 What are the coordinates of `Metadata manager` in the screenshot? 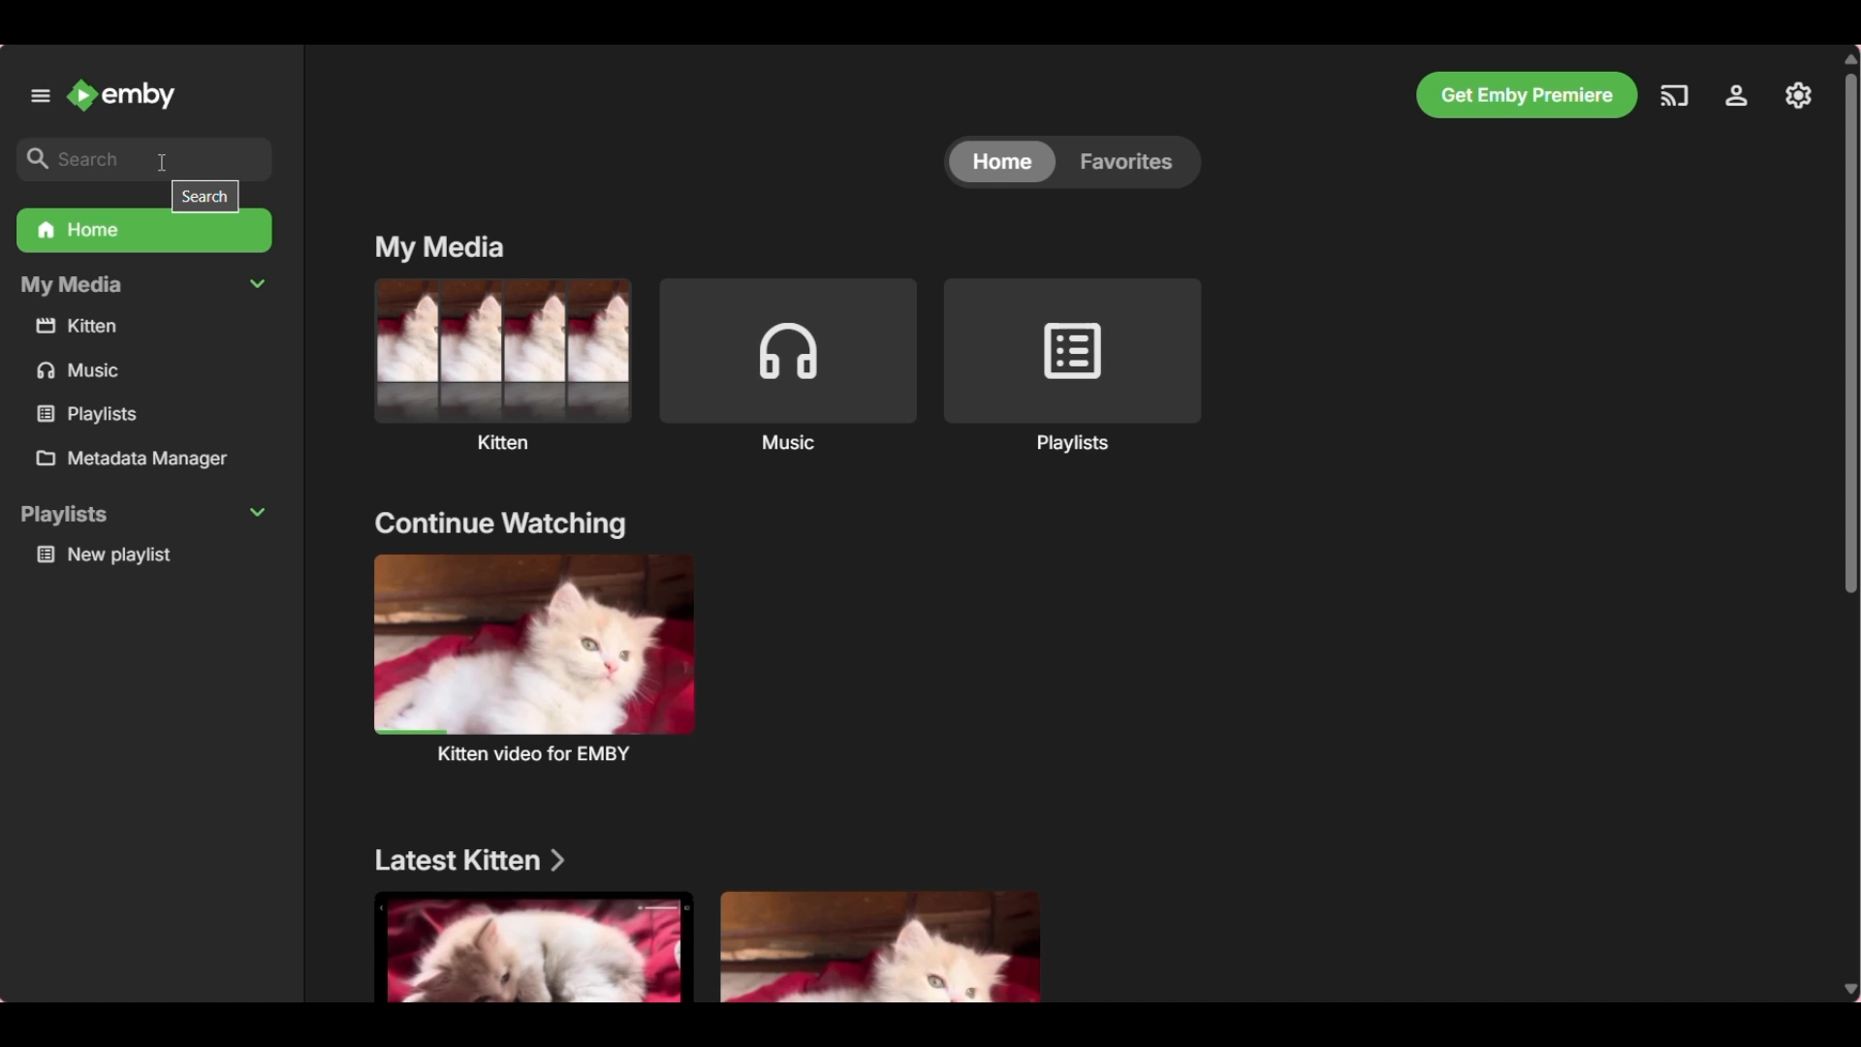 It's located at (152, 460).